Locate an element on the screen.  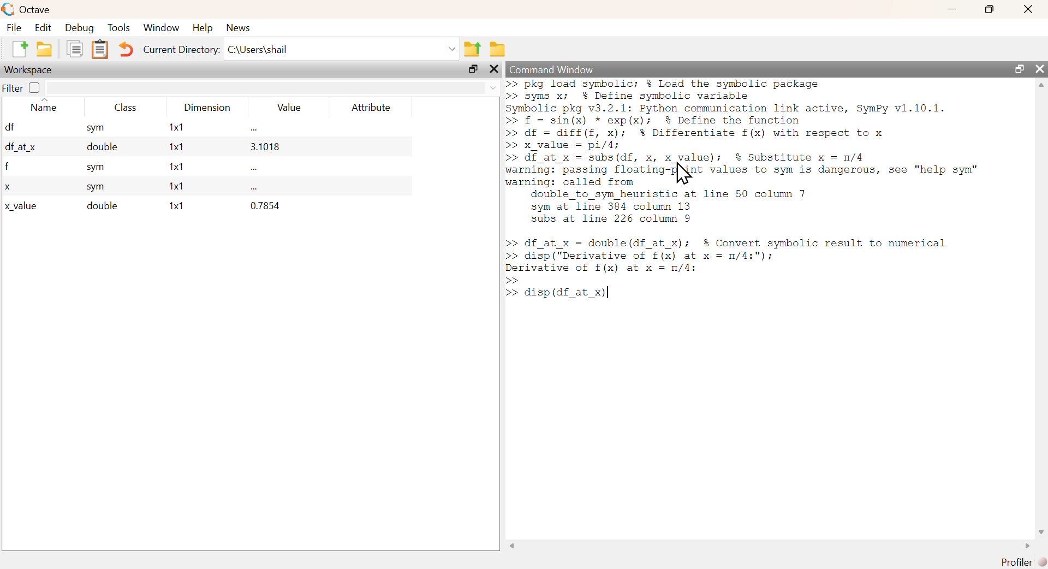
Edit is located at coordinates (40, 28).